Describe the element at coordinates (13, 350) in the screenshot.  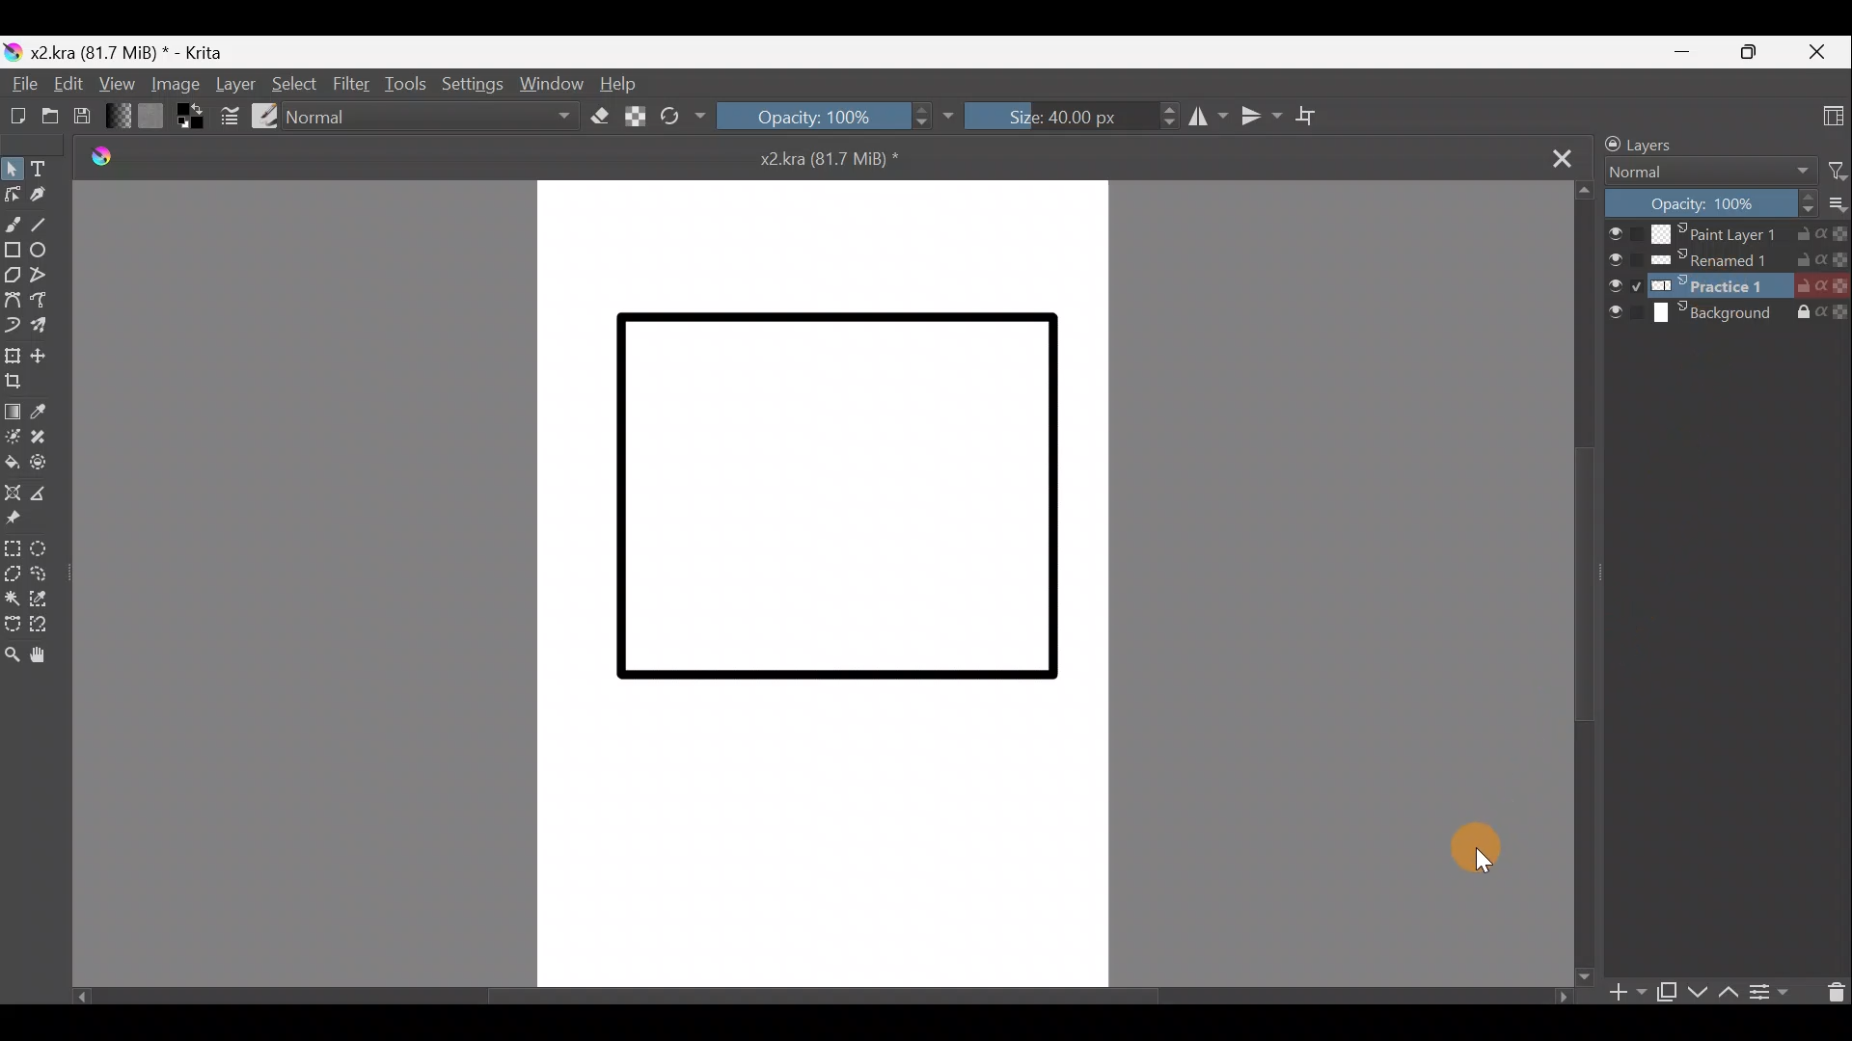
I see `Transform a layer/selection` at that location.